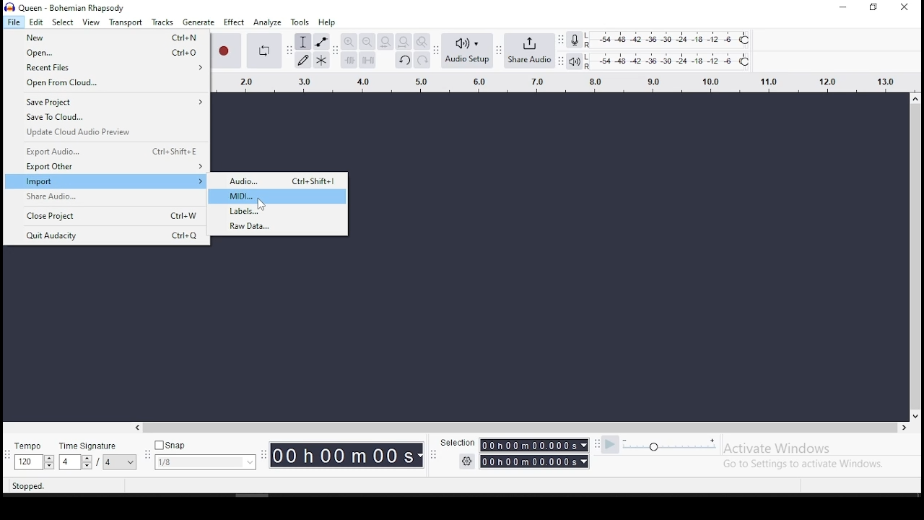 Image resolution: width=924 pixels, height=520 pixels. I want to click on Labels, so click(279, 212).